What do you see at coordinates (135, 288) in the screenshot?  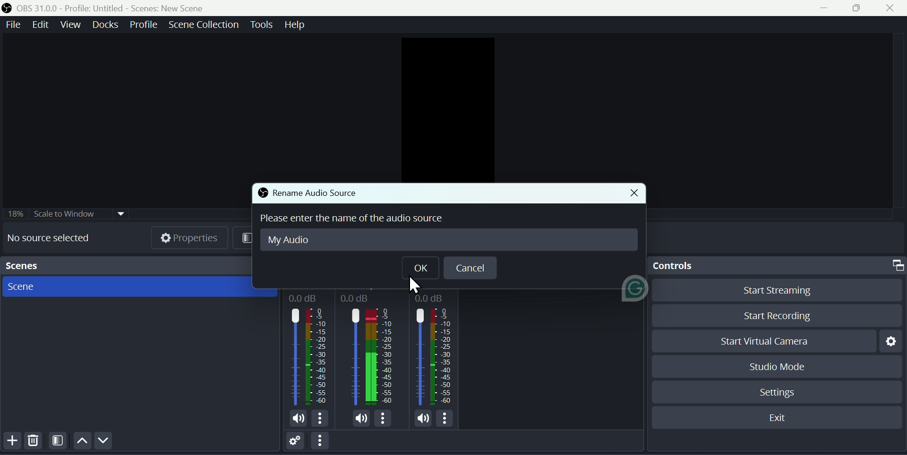 I see `Scenes` at bounding box center [135, 288].